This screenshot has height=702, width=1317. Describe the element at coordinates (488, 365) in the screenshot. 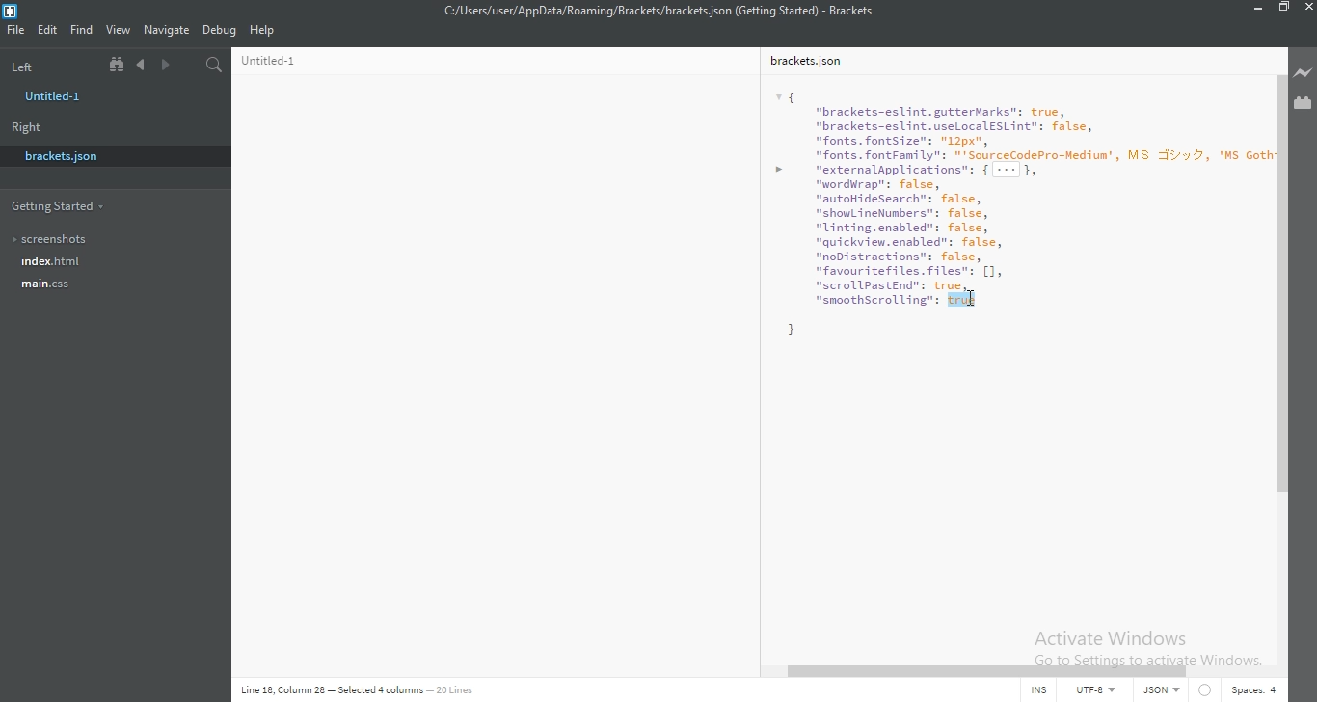

I see `Untitled-1` at that location.